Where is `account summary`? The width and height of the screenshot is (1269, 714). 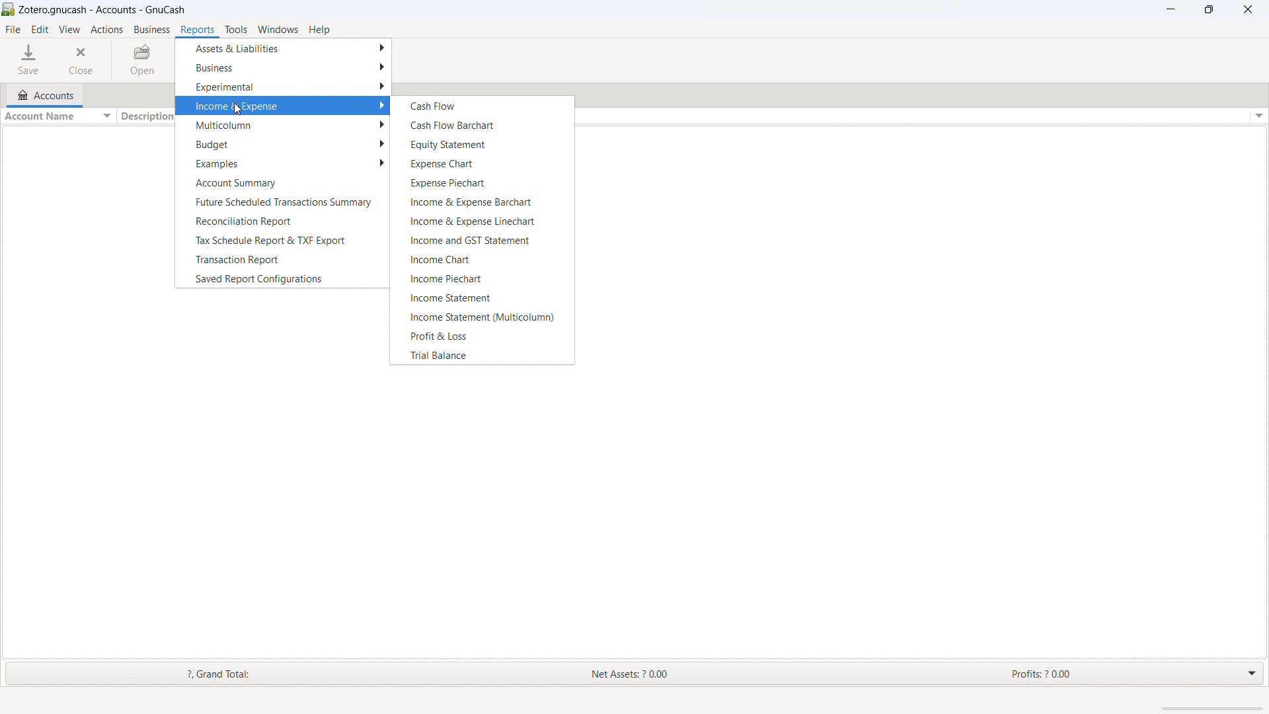 account summary is located at coordinates (281, 182).